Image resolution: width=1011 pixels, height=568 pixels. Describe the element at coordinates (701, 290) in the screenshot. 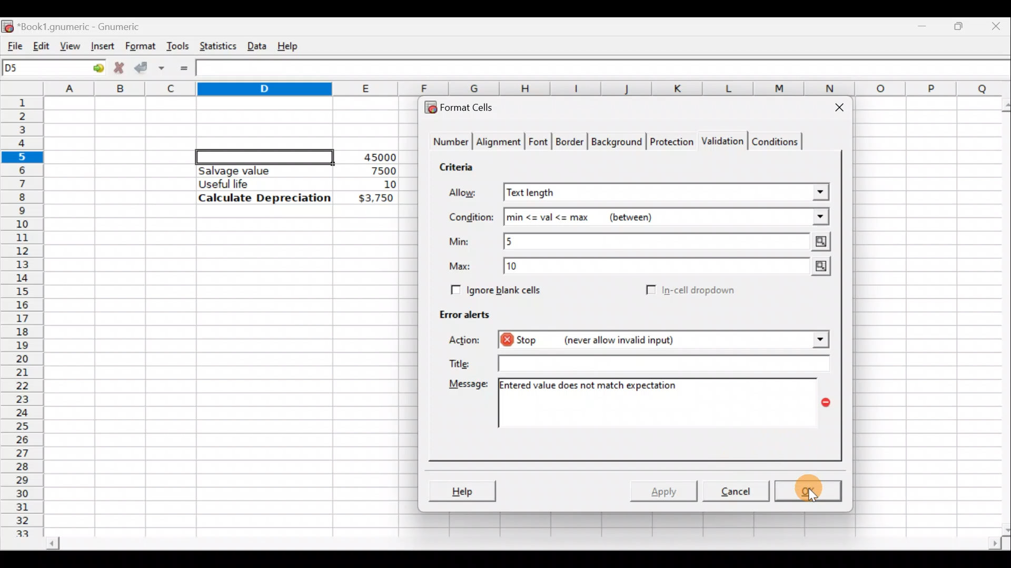

I see `In-cell dropdown` at that location.